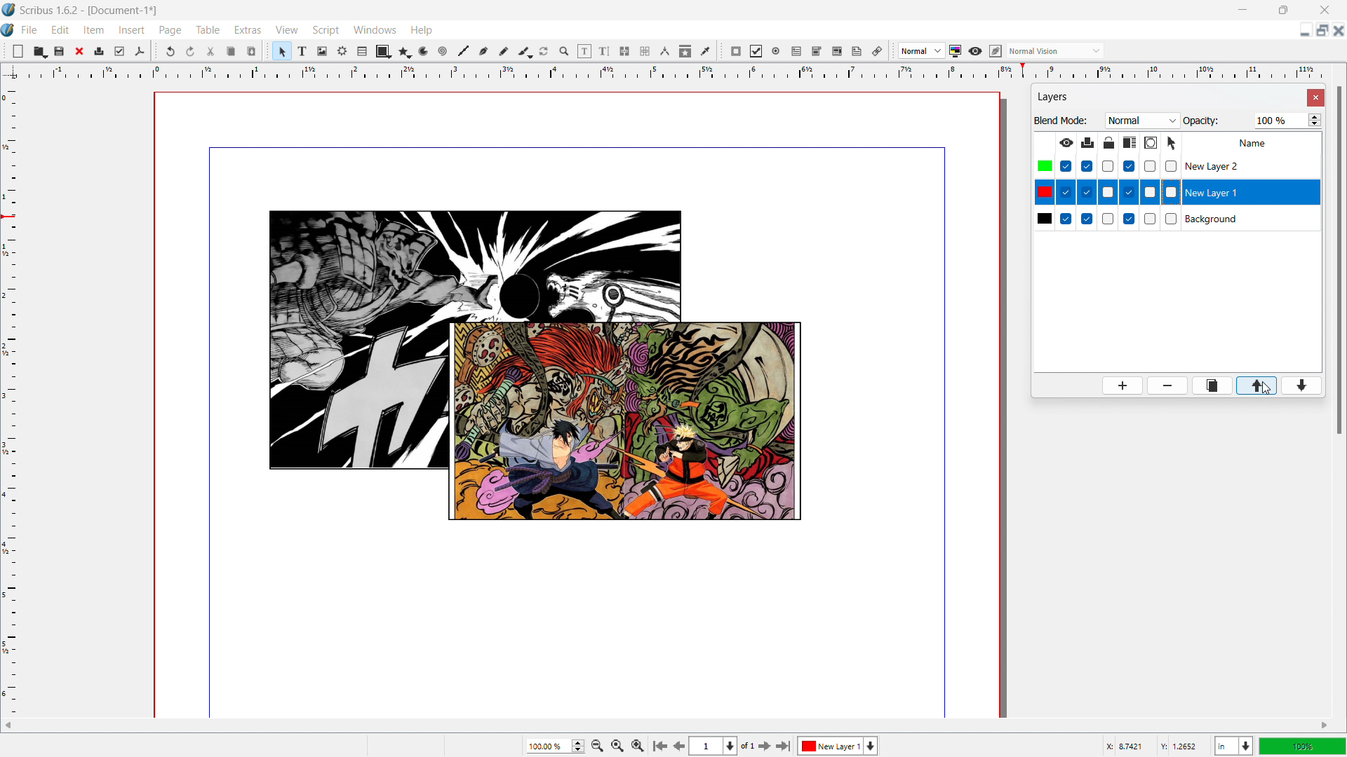  What do you see at coordinates (342, 51) in the screenshot?
I see `render frame` at bounding box center [342, 51].